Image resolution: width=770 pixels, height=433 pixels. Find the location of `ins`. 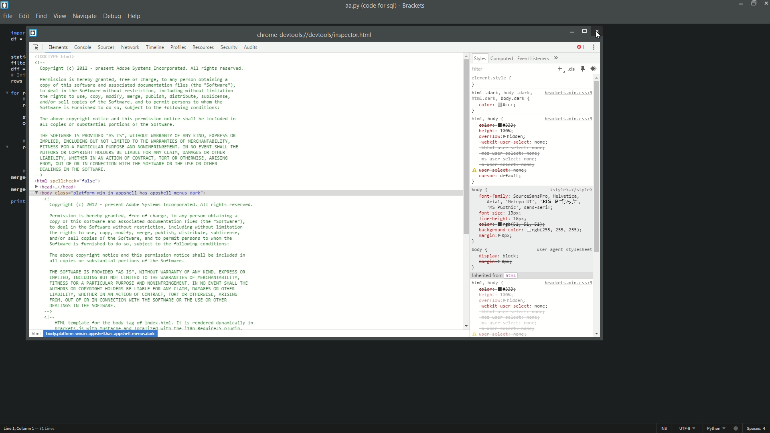

ins is located at coordinates (665, 428).